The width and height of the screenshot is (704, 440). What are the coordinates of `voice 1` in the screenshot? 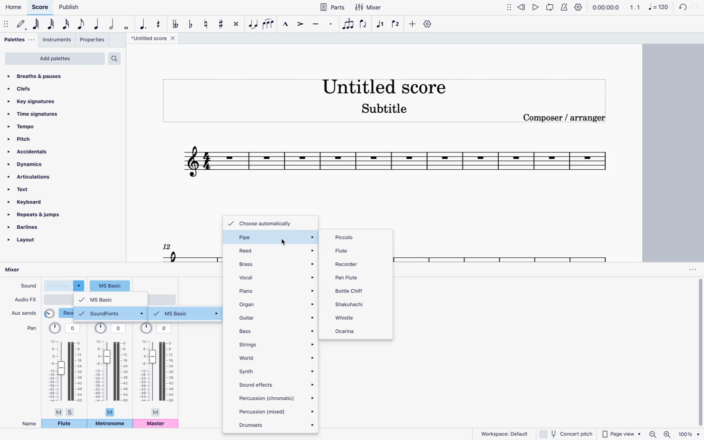 It's located at (381, 24).